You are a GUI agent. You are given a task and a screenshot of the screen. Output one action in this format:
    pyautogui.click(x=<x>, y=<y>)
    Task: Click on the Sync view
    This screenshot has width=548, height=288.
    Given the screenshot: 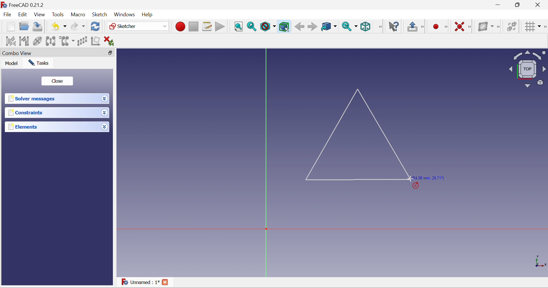 What is the action you would take?
    pyautogui.click(x=350, y=27)
    